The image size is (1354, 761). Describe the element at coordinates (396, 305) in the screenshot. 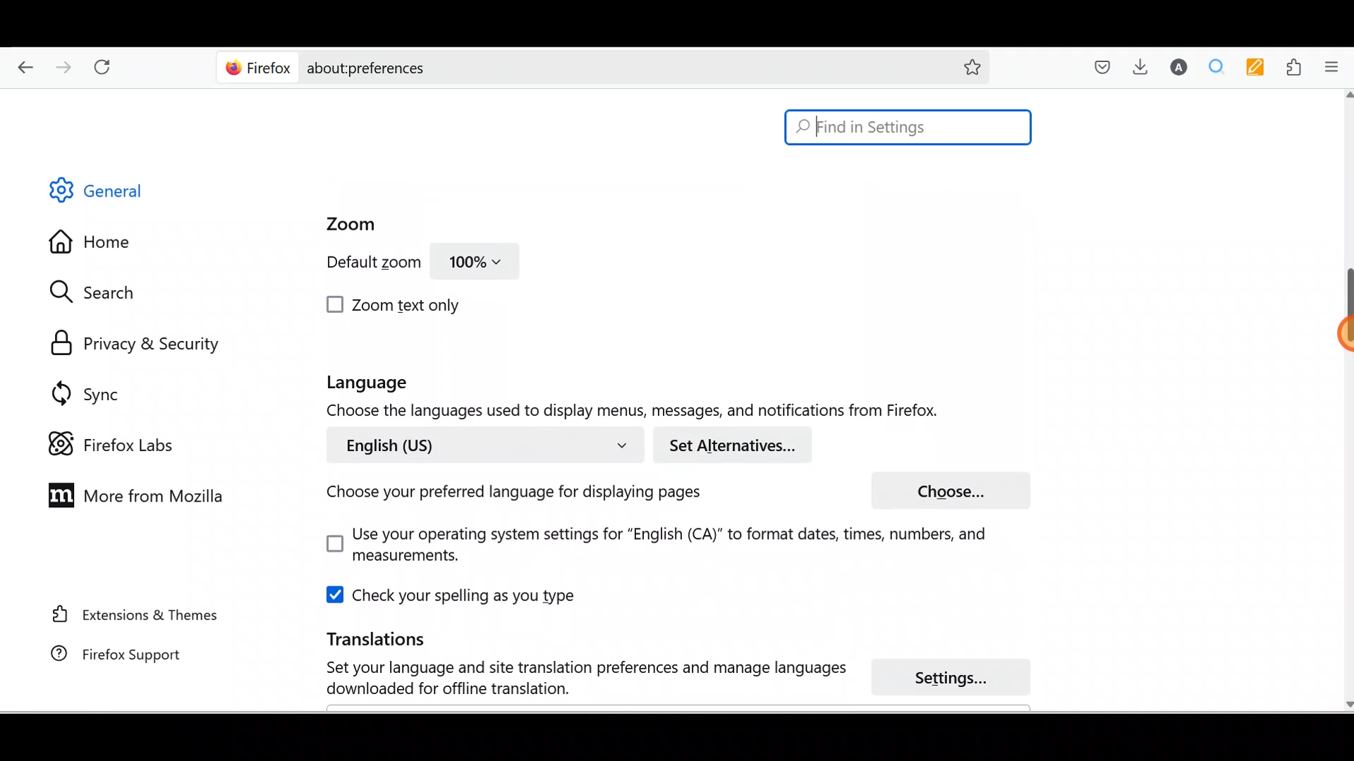

I see `Zoom text only` at that location.